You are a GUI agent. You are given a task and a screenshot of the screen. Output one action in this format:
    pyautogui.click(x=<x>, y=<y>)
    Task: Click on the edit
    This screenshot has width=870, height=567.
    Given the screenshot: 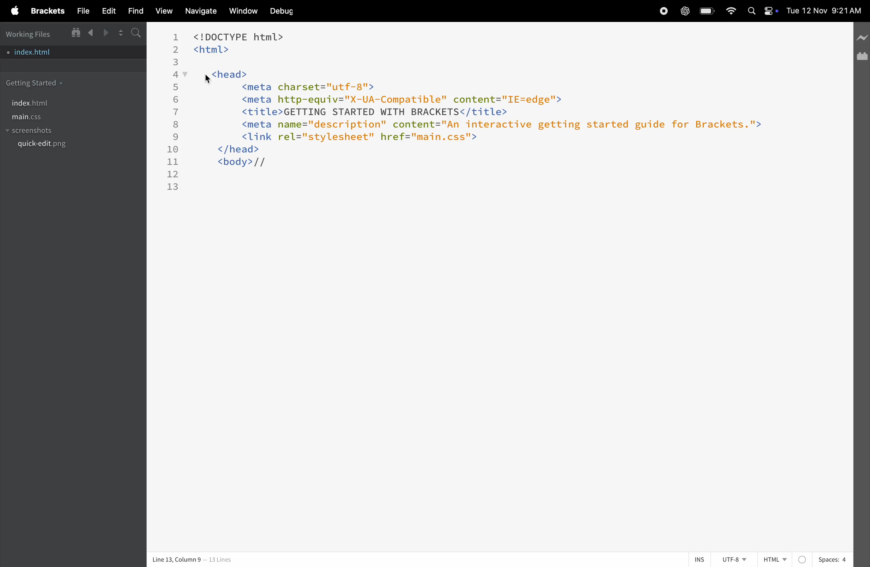 What is the action you would take?
    pyautogui.click(x=106, y=10)
    